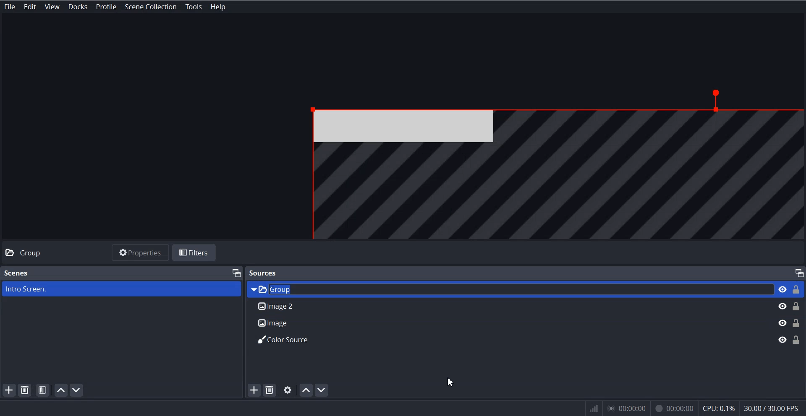 This screenshot has height=416, width=806. I want to click on Sources, so click(264, 272).